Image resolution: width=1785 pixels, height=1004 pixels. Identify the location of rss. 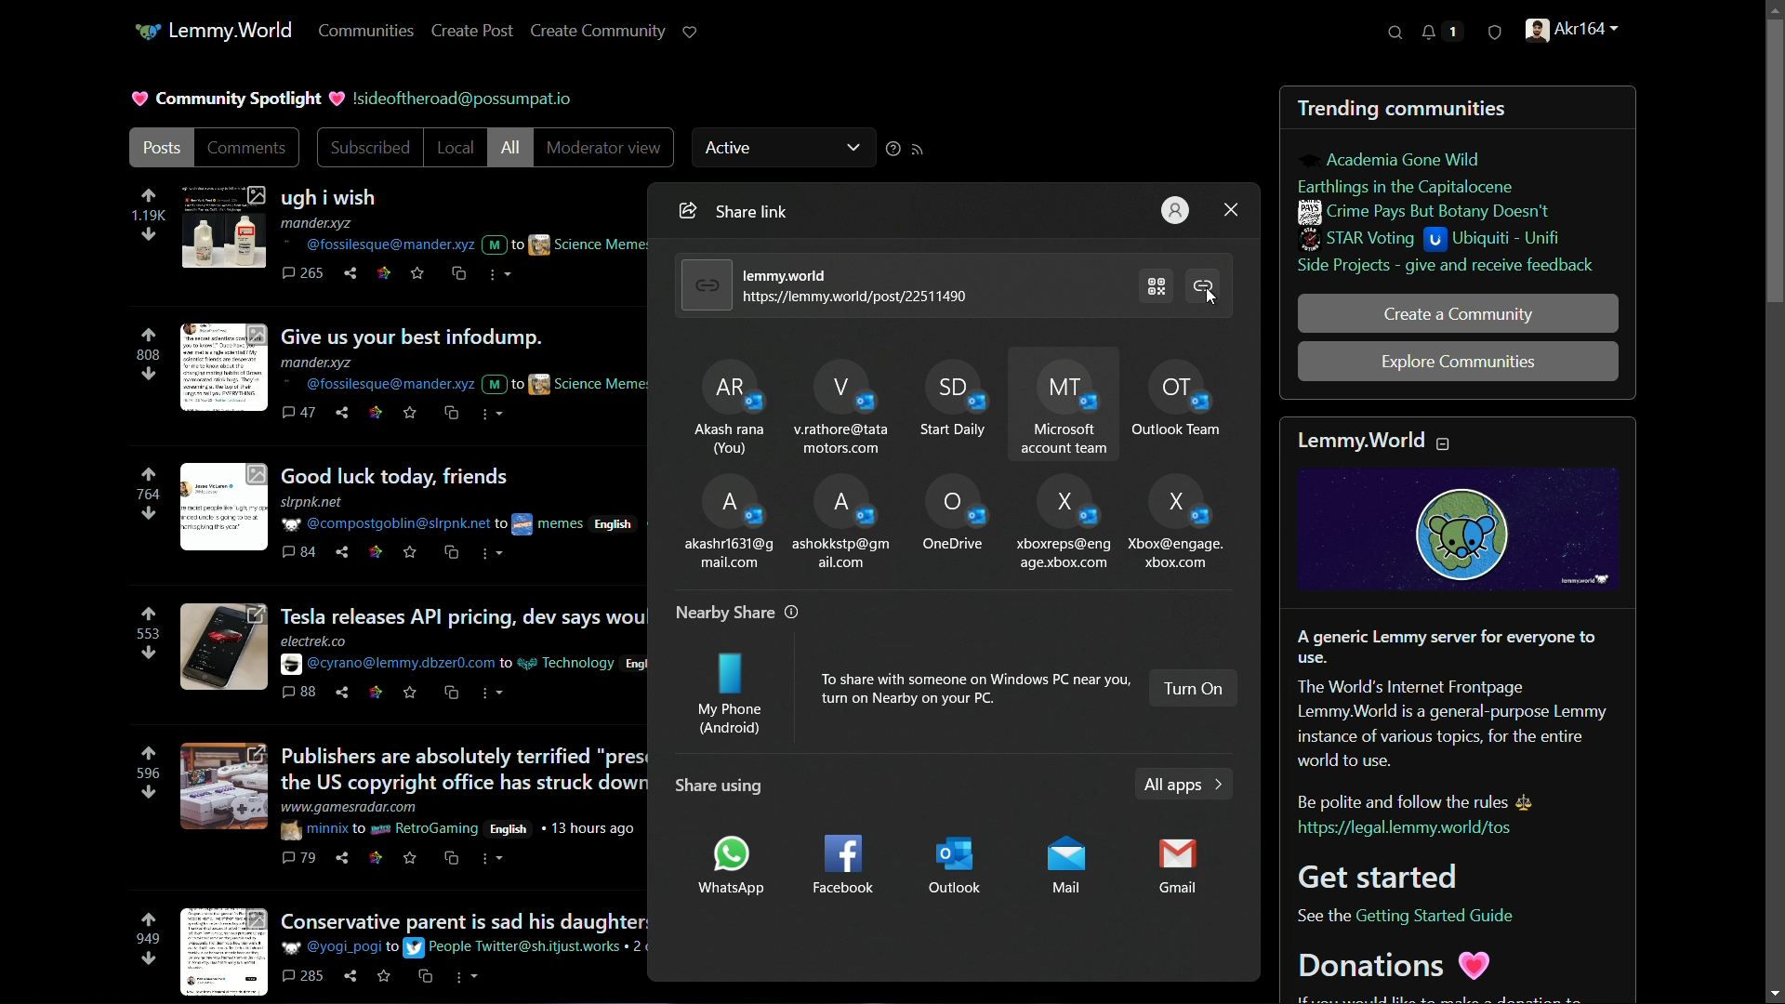
(919, 149).